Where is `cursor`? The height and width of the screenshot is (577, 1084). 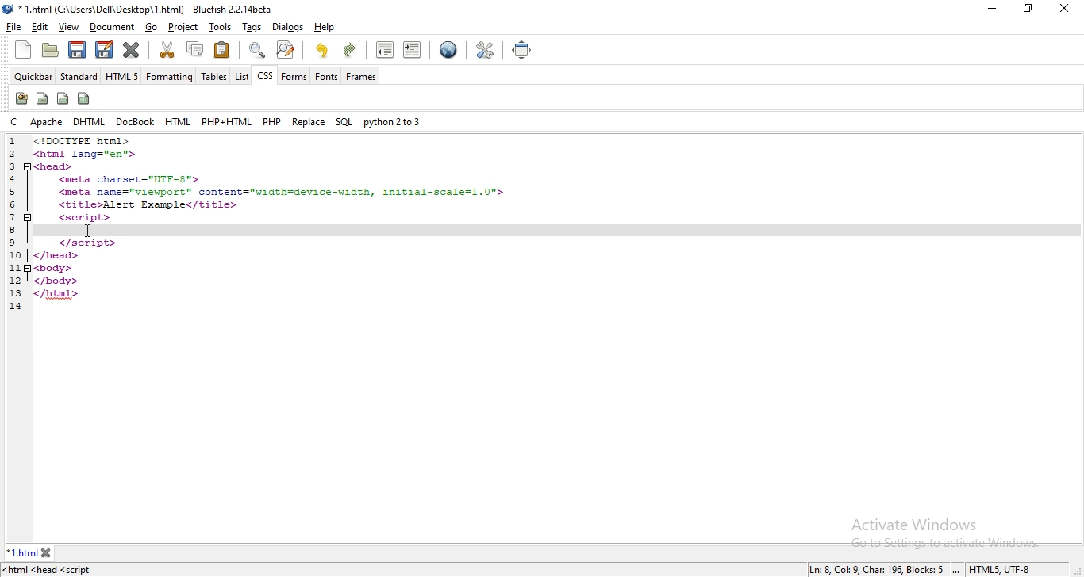
cursor is located at coordinates (88, 230).